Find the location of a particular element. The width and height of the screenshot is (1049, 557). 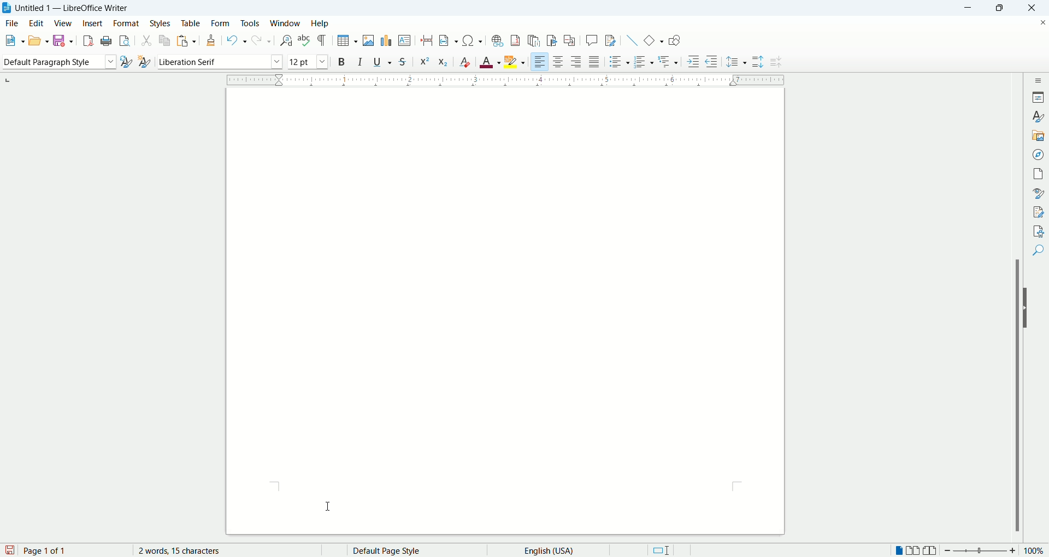

close document is located at coordinates (1040, 21).